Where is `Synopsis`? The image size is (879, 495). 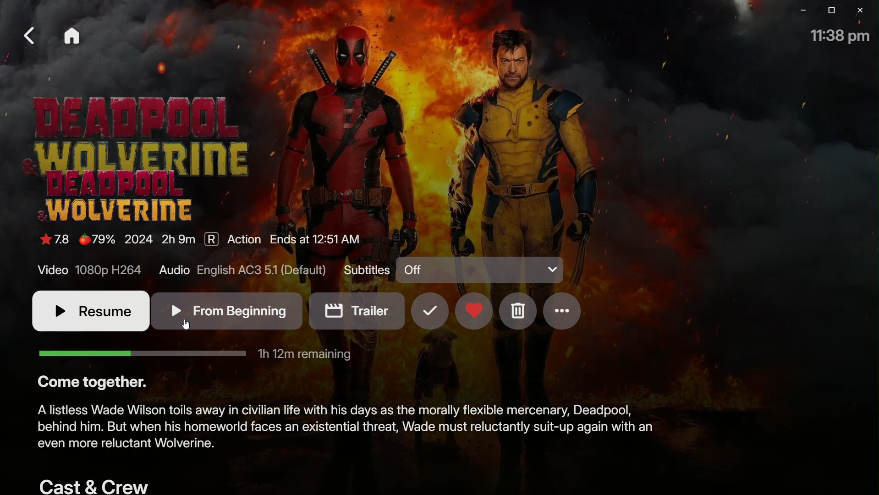
Synopsis is located at coordinates (343, 431).